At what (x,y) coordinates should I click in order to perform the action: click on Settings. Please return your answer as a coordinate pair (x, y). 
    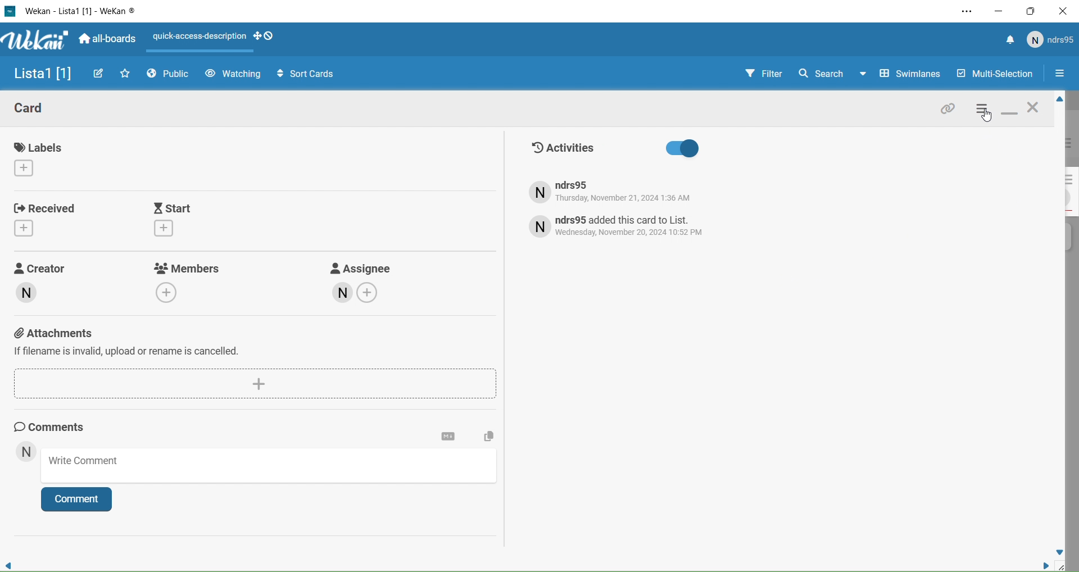
    Looking at the image, I should click on (982, 112).